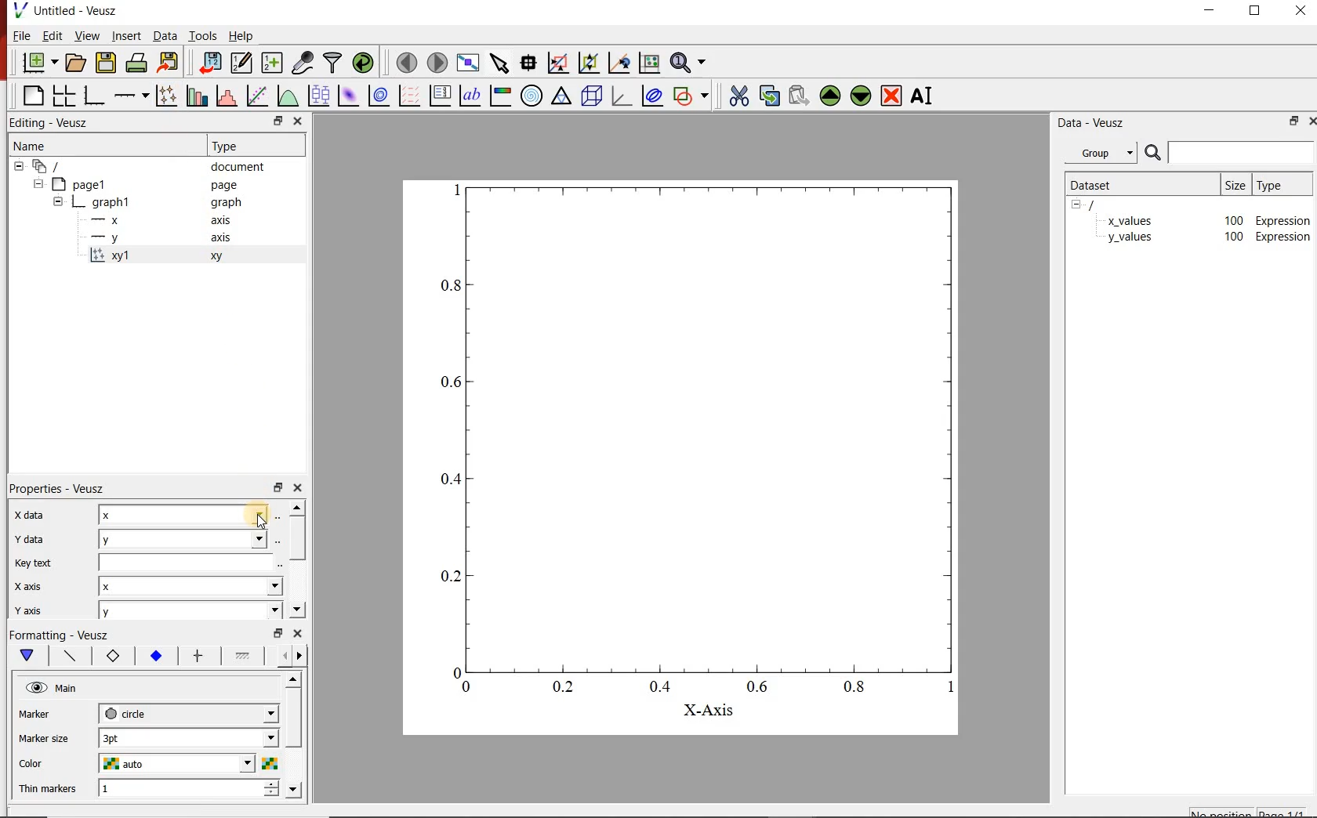  What do you see at coordinates (53, 688) in the screenshot?
I see `hide main` at bounding box center [53, 688].